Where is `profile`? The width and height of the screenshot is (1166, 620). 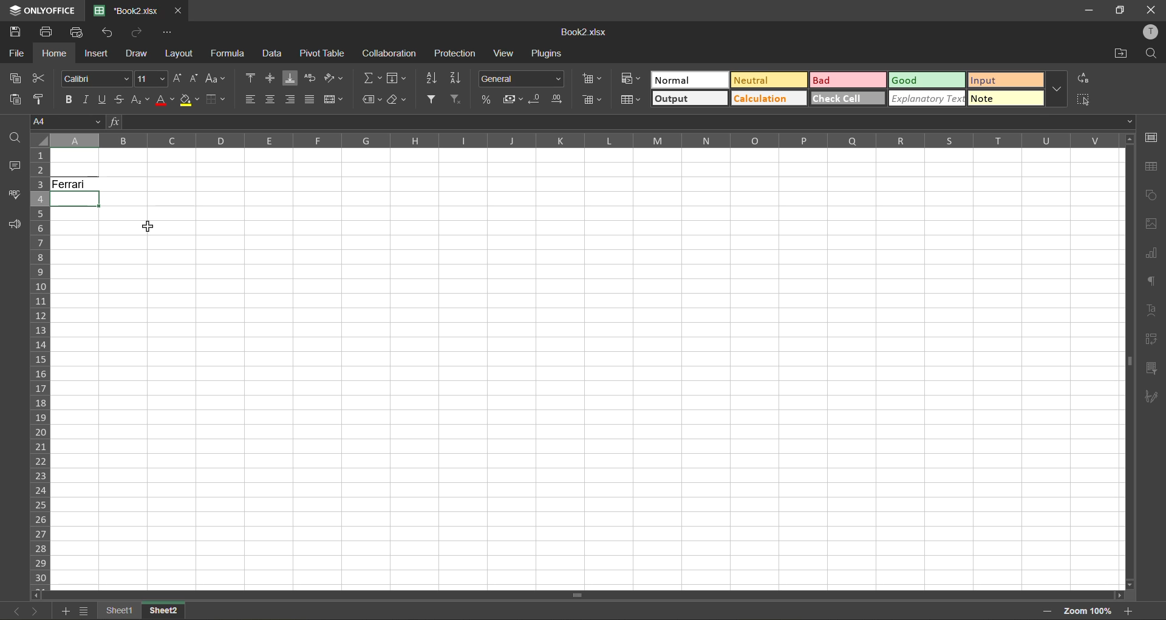
profile is located at coordinates (1152, 33).